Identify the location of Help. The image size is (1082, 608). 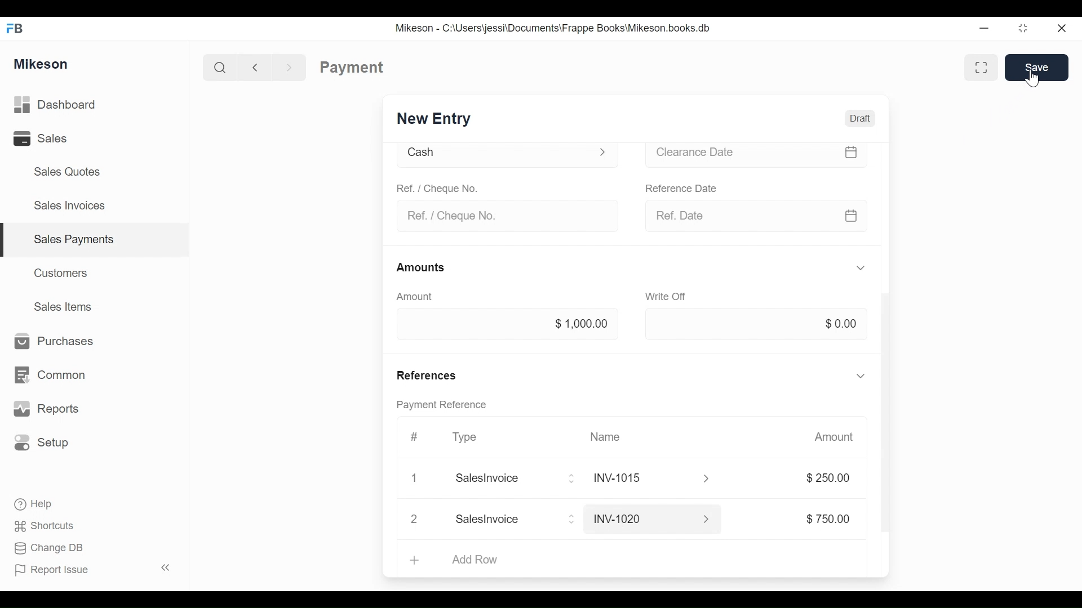
(42, 504).